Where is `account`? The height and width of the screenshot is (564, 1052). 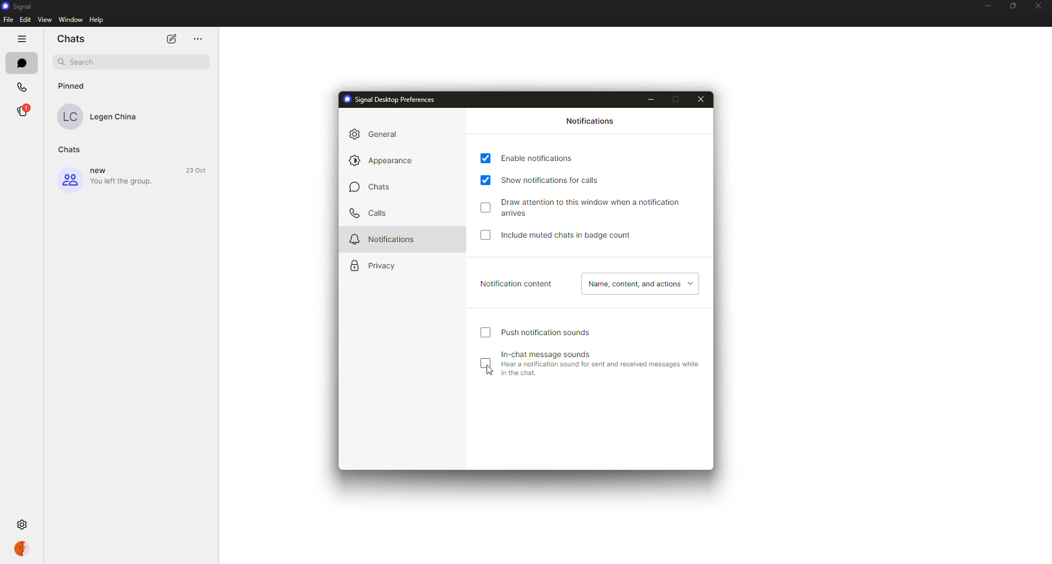 account is located at coordinates (22, 549).